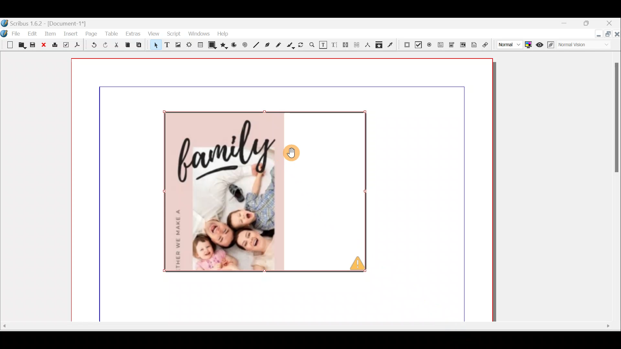  Describe the element at coordinates (379, 45) in the screenshot. I see `Copy item properties` at that location.